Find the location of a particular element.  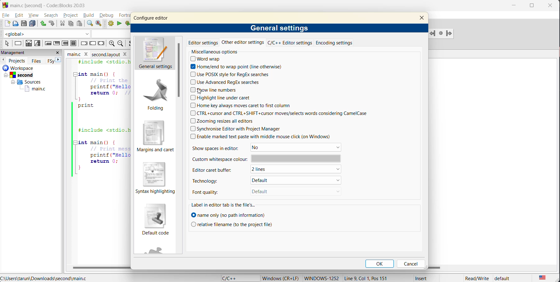

Windows-1252 is located at coordinates (321, 278).